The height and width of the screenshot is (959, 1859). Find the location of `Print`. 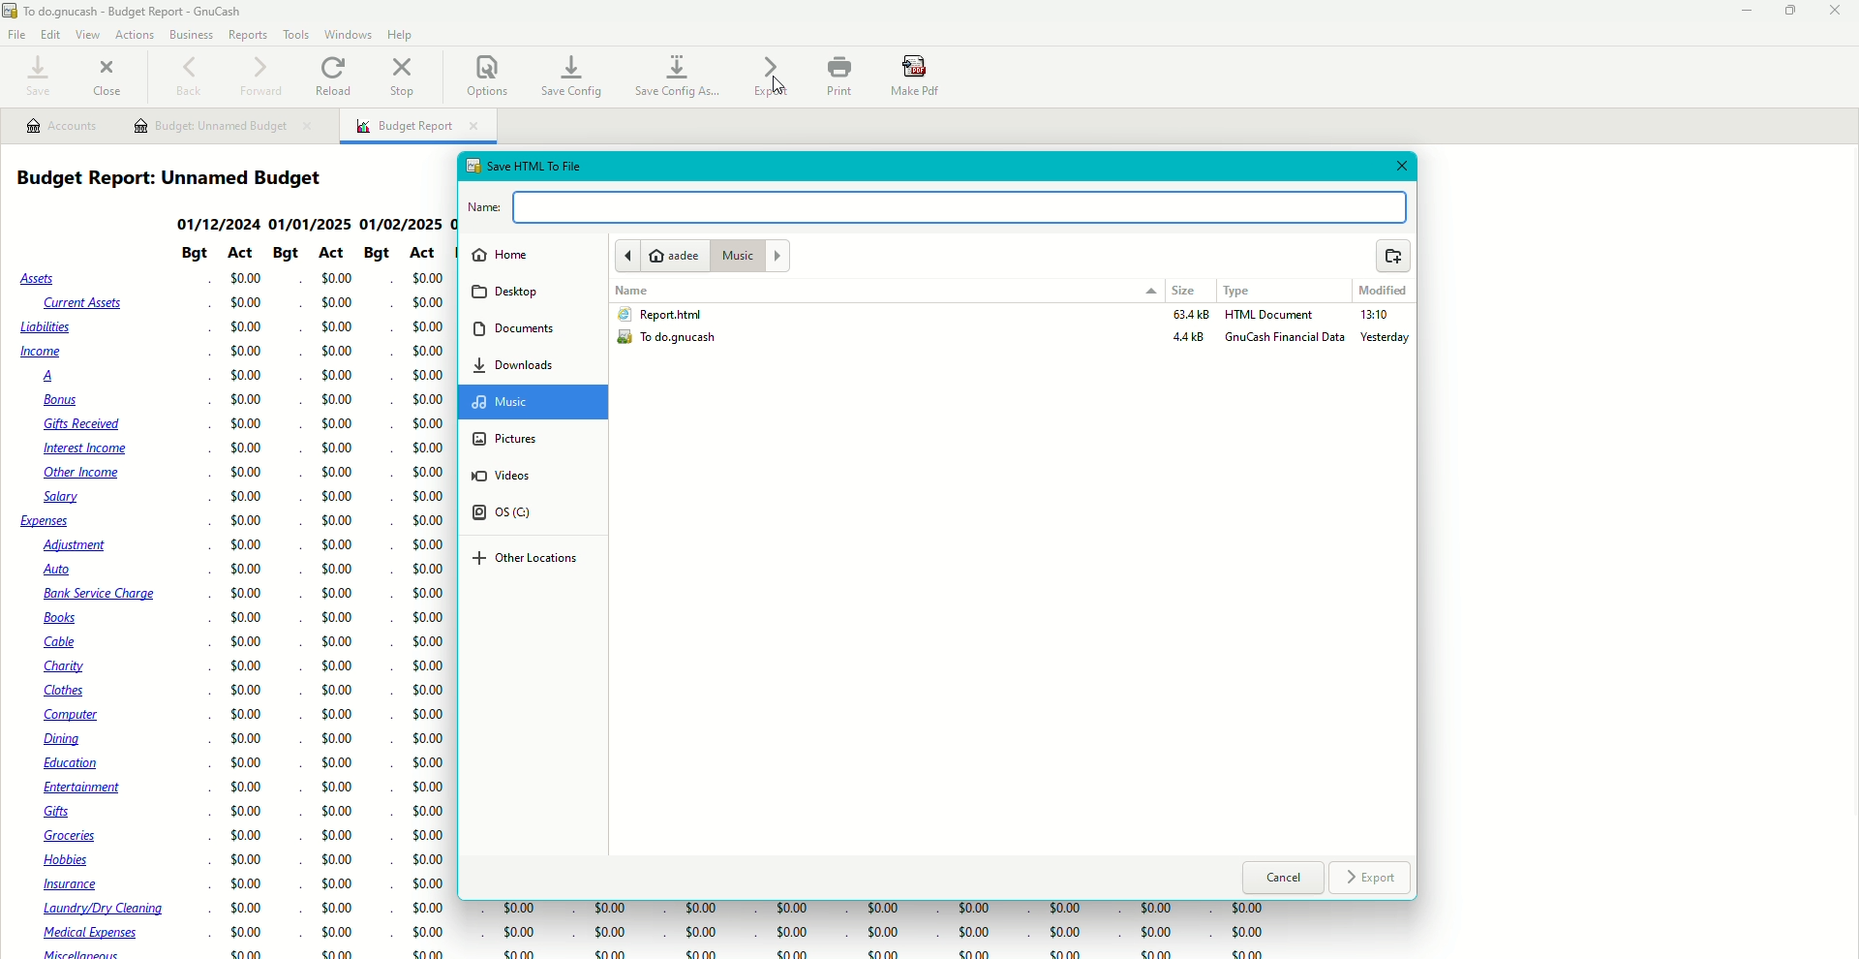

Print is located at coordinates (838, 77).